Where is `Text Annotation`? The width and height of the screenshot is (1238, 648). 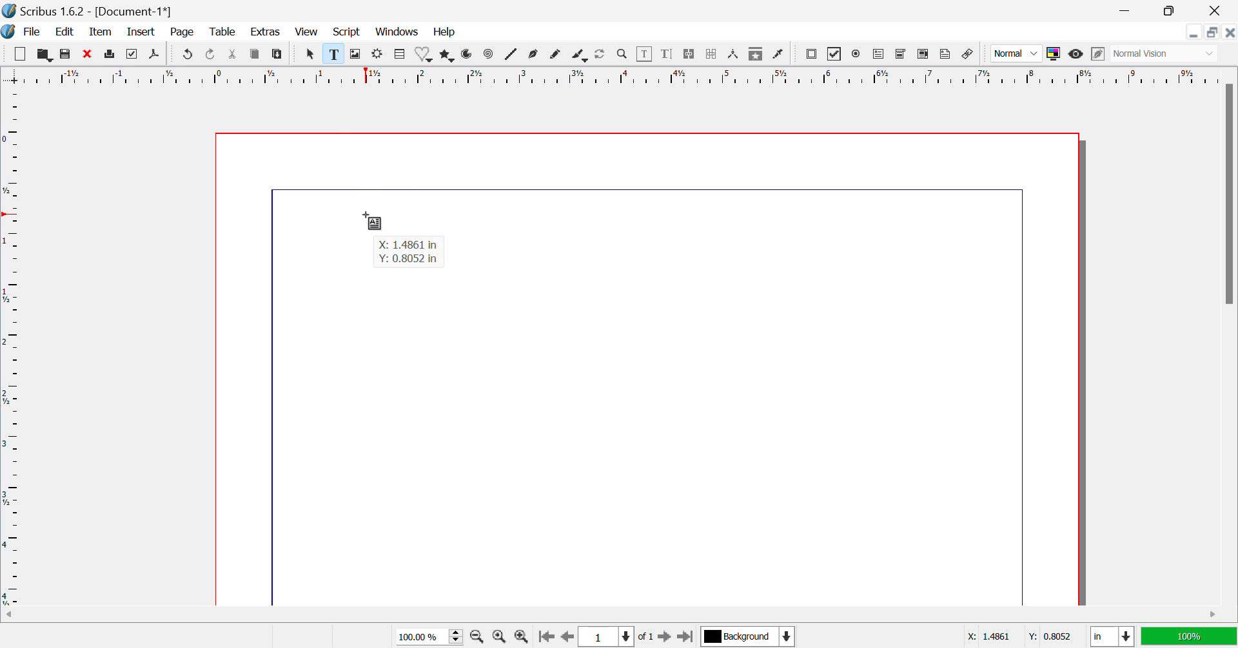 Text Annotation is located at coordinates (947, 55).